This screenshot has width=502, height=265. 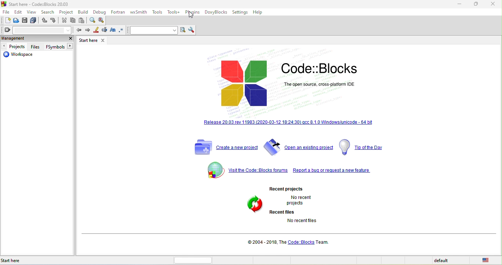 What do you see at coordinates (183, 30) in the screenshot?
I see `run search` at bounding box center [183, 30].